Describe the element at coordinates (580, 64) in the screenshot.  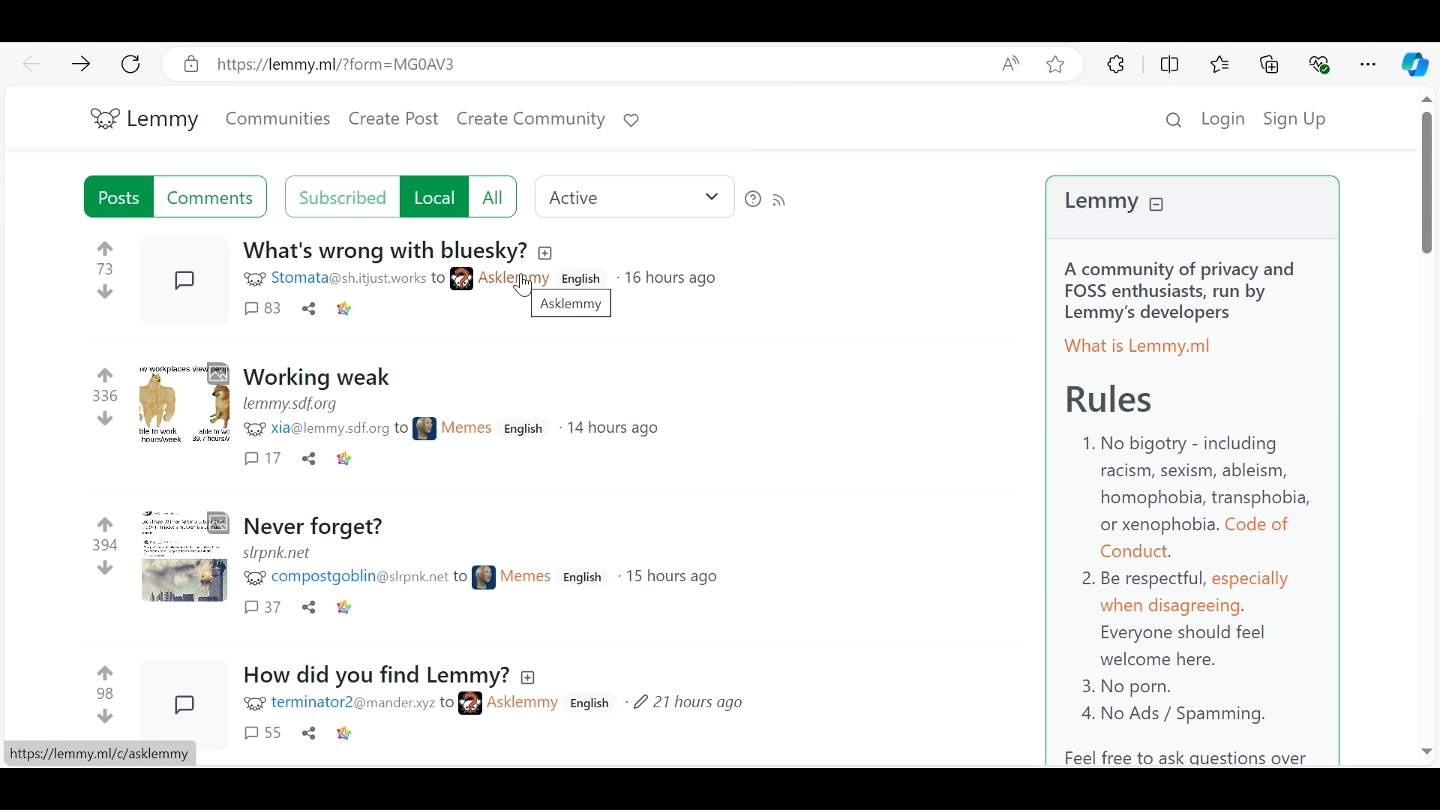
I see `Address bar` at that location.